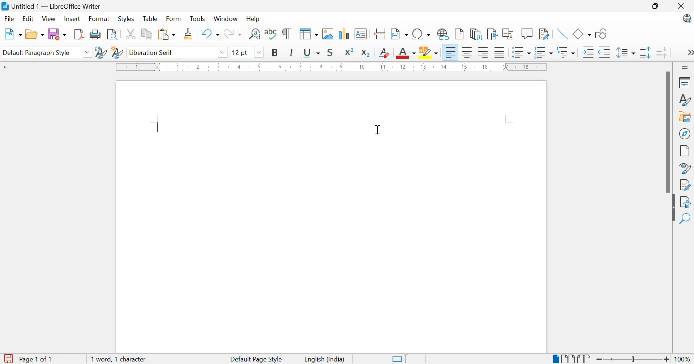 The height and width of the screenshot is (364, 694). I want to click on Close, so click(681, 6).